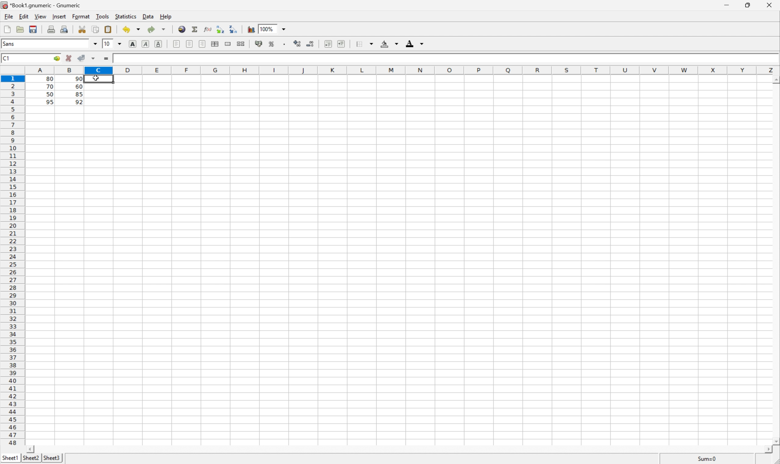  Describe the element at coordinates (9, 43) in the screenshot. I see `Sans` at that location.